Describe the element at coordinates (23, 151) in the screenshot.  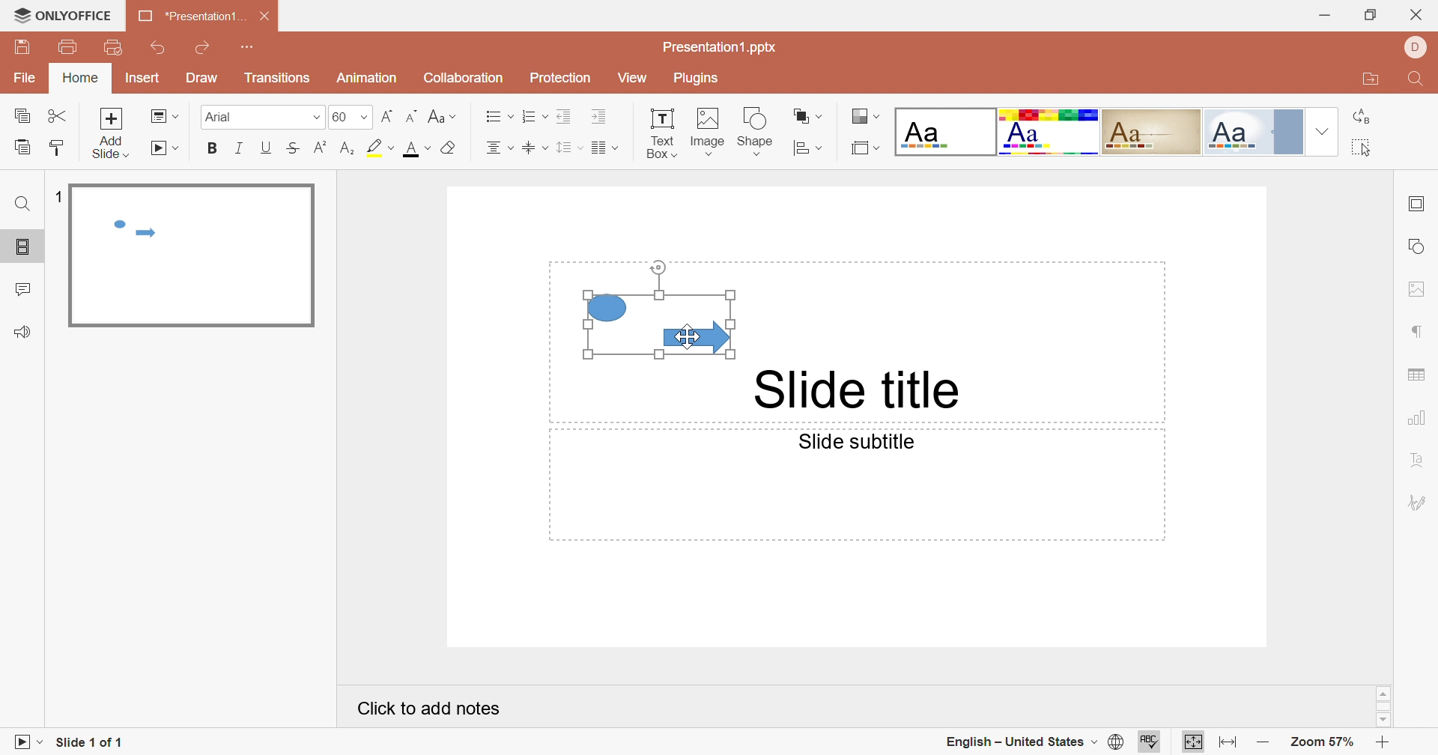
I see `Paste` at that location.